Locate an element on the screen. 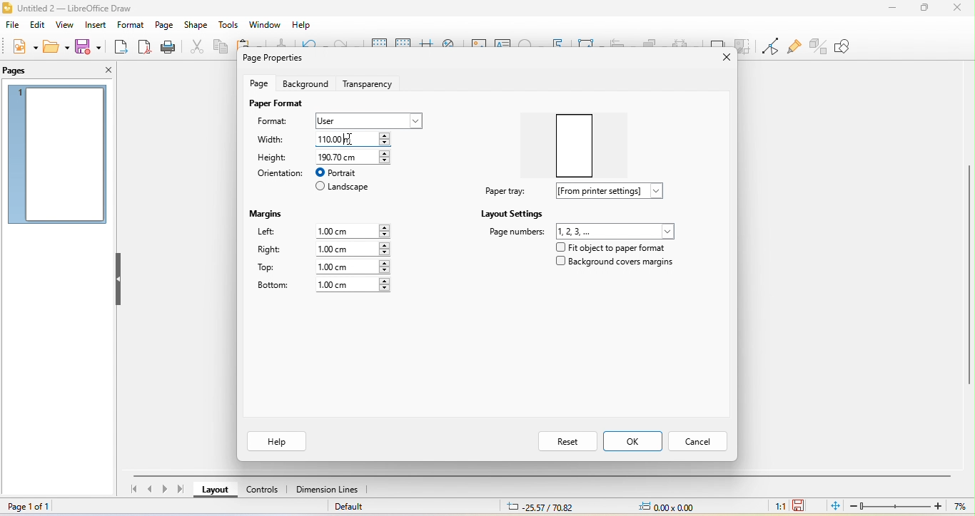 The image size is (975, 516). insert is located at coordinates (94, 26).